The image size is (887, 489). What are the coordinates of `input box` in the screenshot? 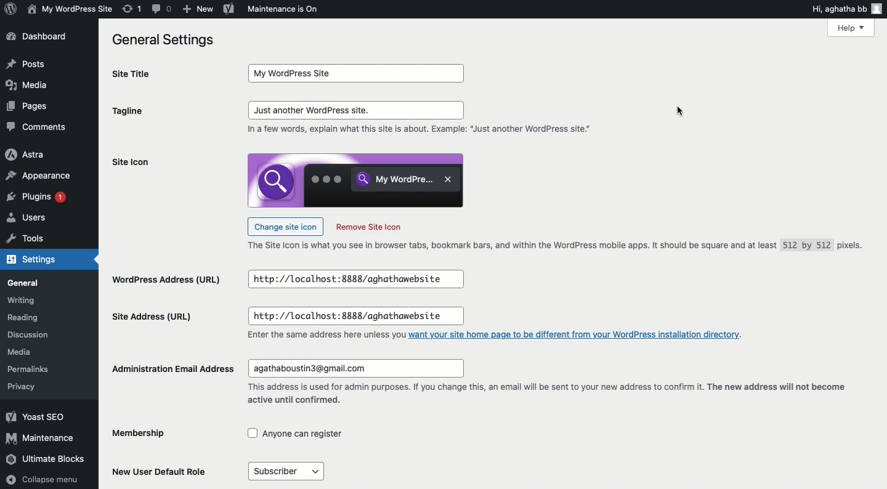 It's located at (358, 73).